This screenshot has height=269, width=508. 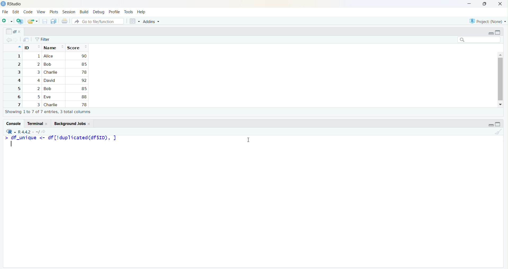 I want to click on Alice, so click(x=49, y=56).